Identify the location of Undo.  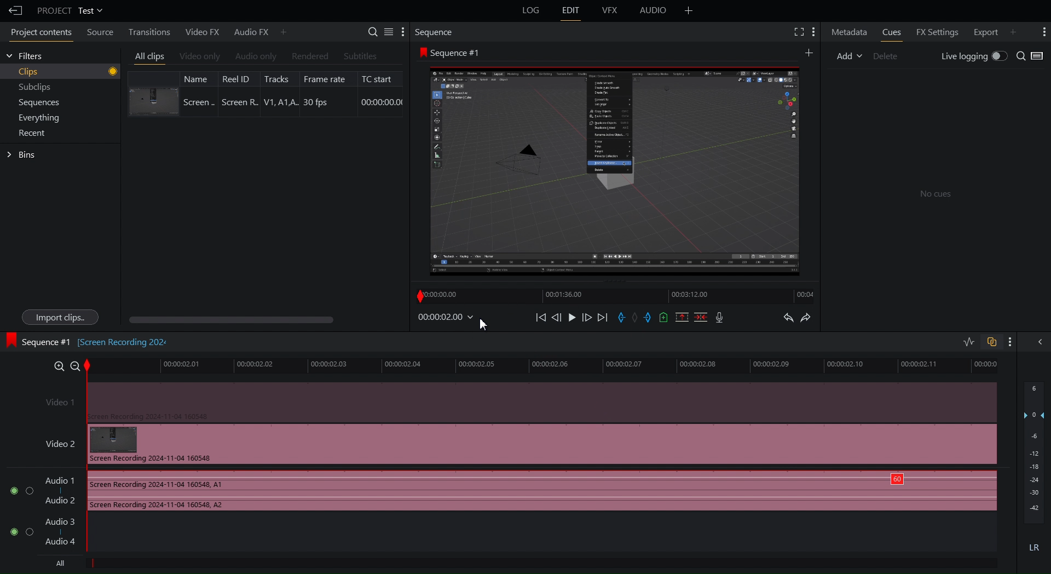
(788, 319).